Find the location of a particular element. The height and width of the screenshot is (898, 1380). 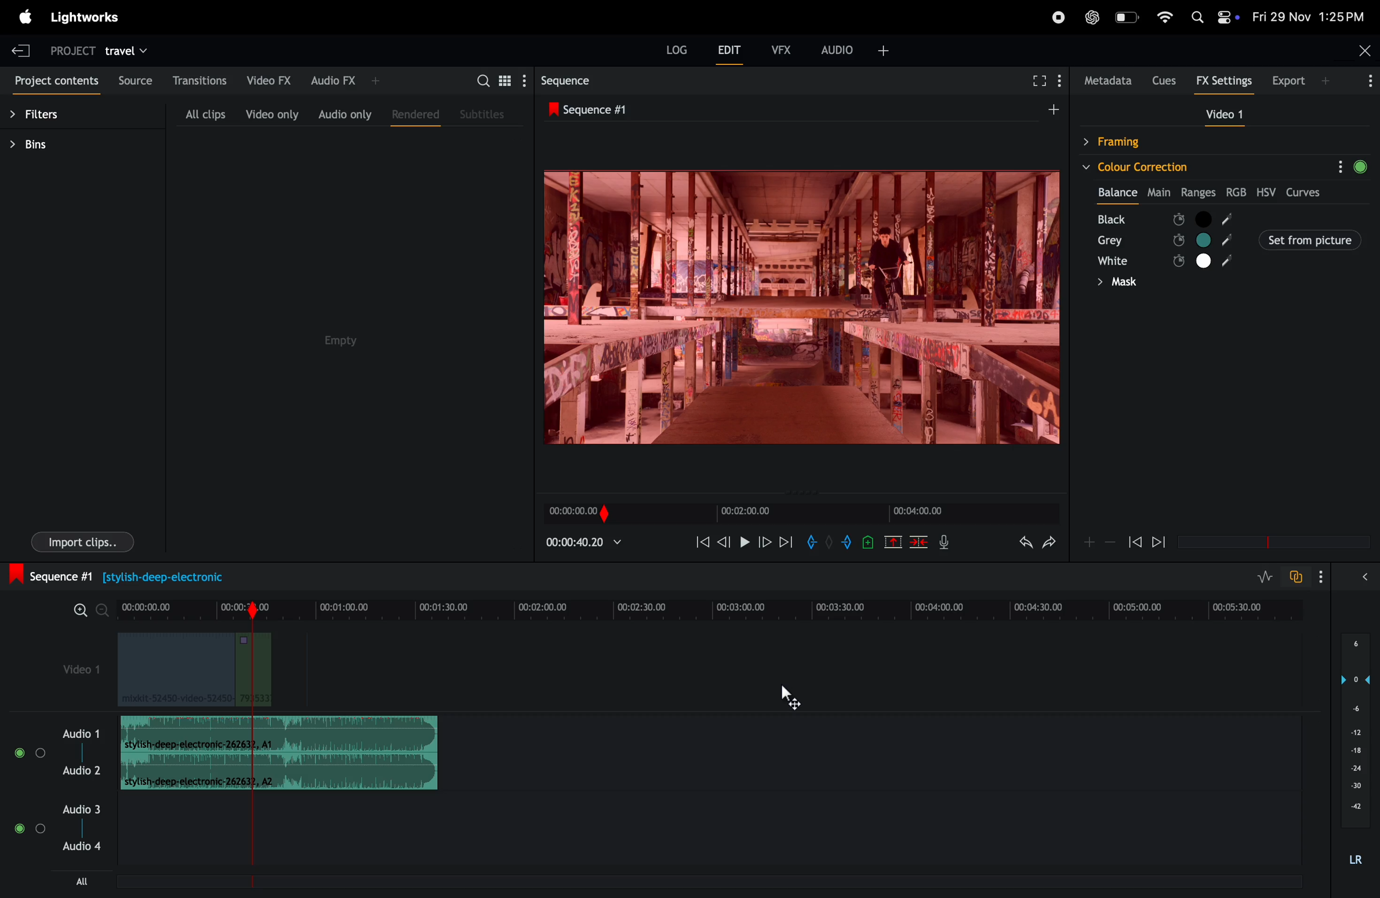

More Info is located at coordinates (1371, 85).